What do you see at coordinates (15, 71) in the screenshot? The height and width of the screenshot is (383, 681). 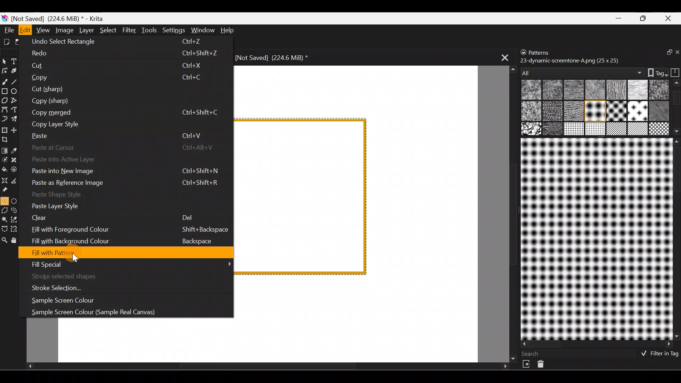 I see `Calligraphy` at bounding box center [15, 71].